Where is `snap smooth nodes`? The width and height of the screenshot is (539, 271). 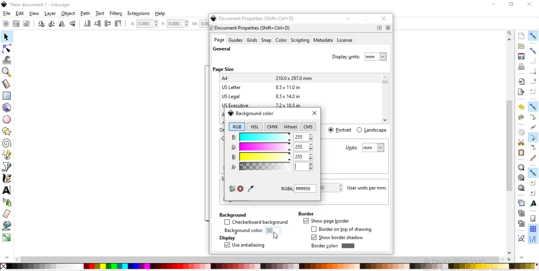 snap smooth nodes is located at coordinates (532, 148).